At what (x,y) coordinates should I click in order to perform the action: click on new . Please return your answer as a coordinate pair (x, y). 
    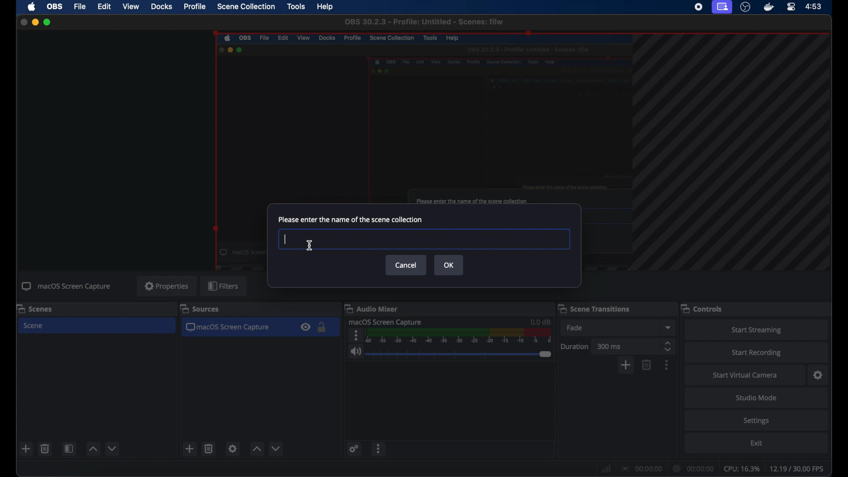
    Looking at the image, I should click on (25, 449).